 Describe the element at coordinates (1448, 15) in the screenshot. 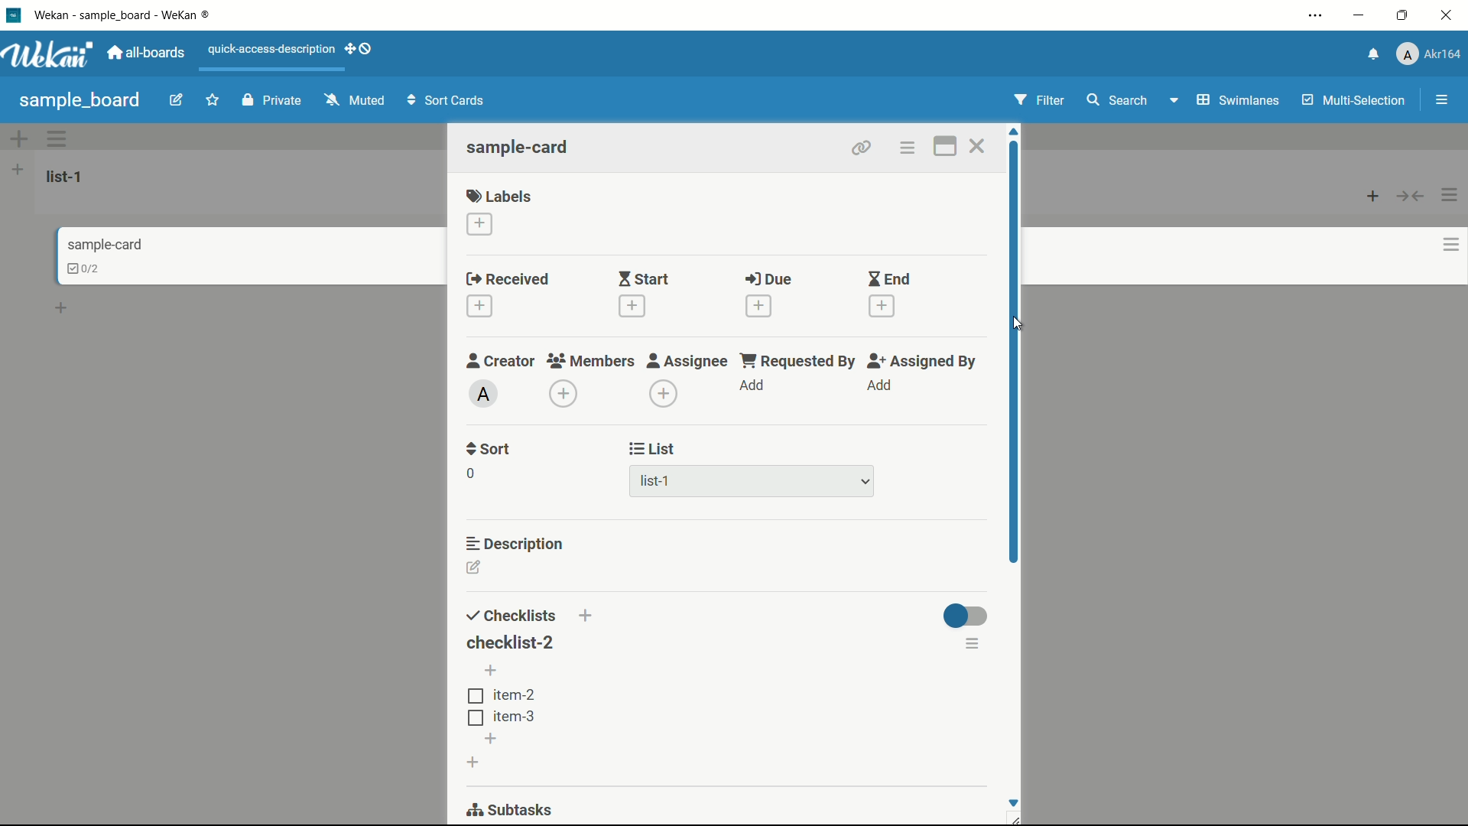

I see `close app` at that location.